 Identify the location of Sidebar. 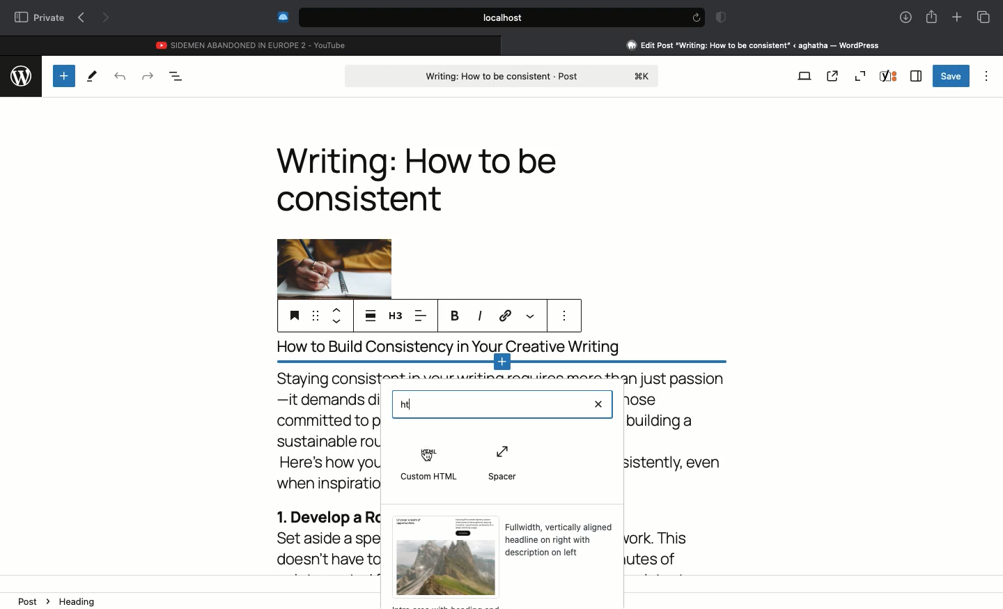
(916, 76).